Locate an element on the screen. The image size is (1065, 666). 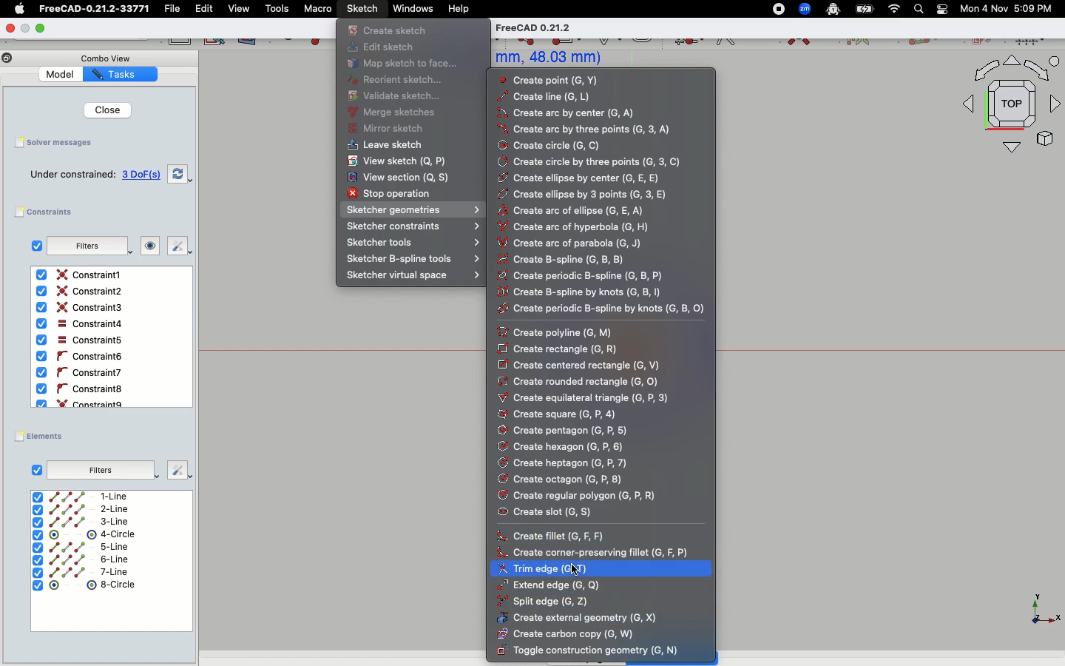
Sketcher geometries is located at coordinates (414, 211).